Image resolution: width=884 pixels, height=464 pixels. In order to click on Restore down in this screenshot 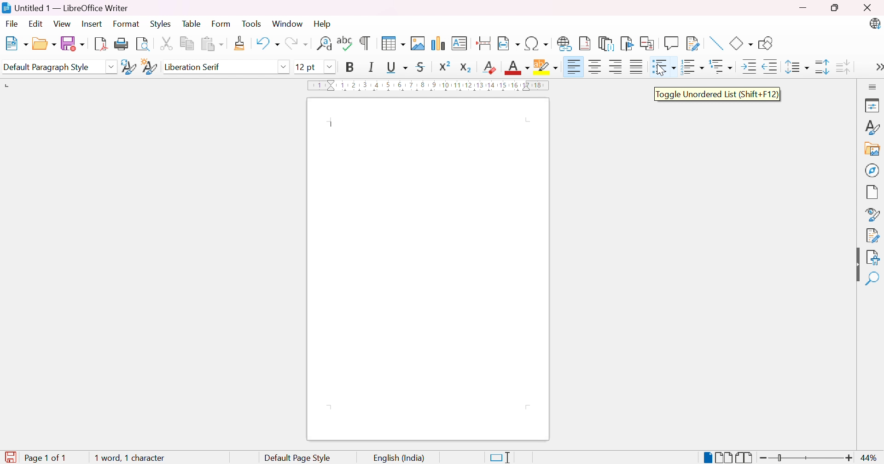, I will do `click(836, 8)`.